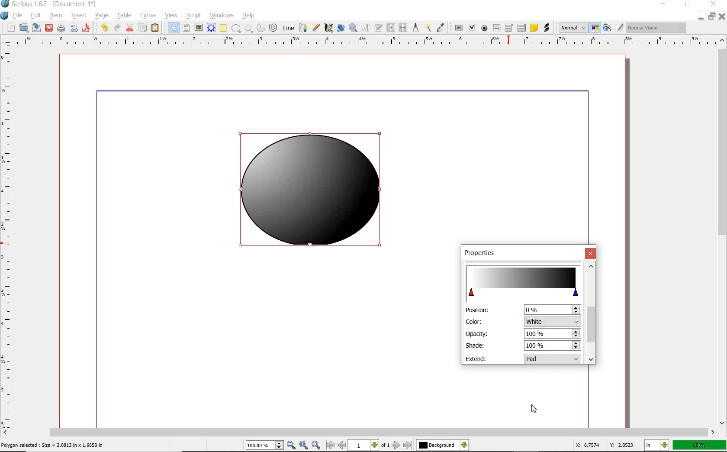 The height and width of the screenshot is (452, 727). I want to click on opacity, so click(478, 333).